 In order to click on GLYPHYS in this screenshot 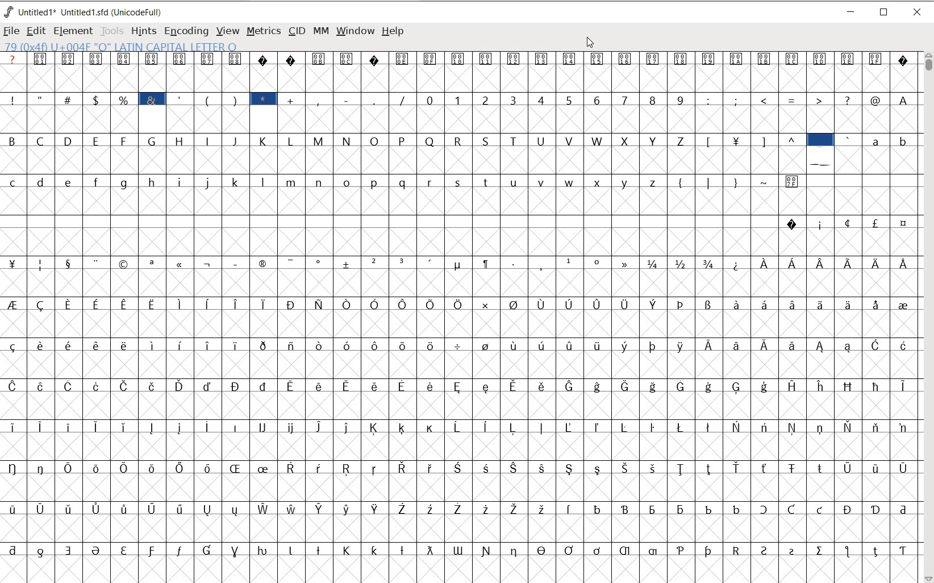, I will do `click(458, 316)`.